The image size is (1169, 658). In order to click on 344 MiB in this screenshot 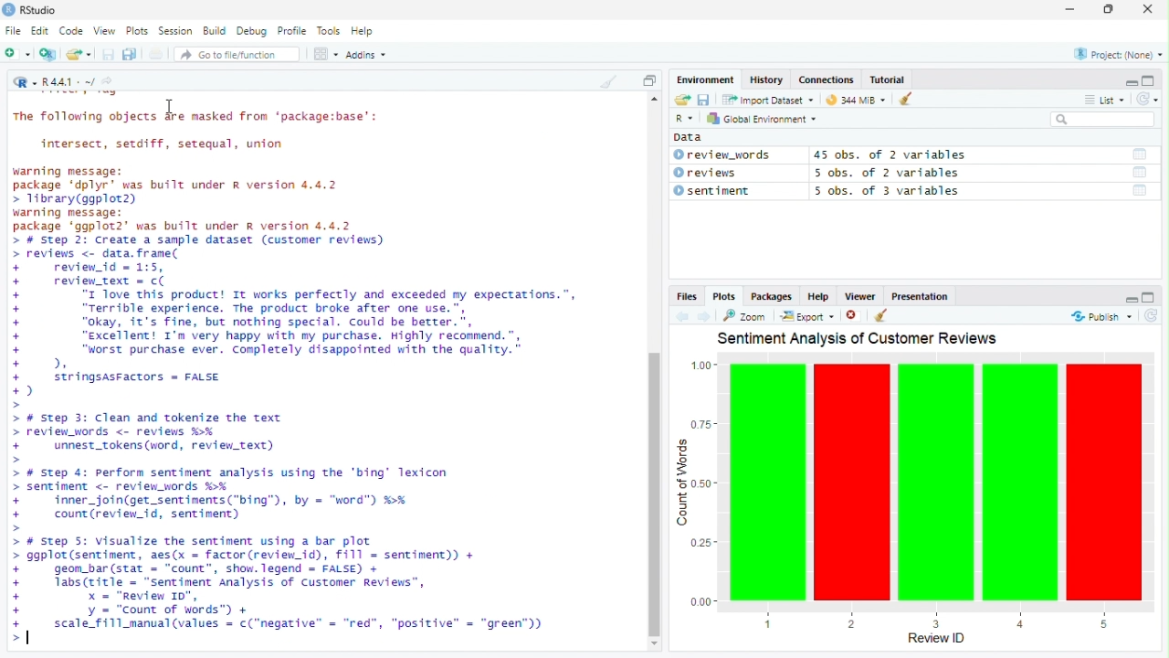, I will do `click(853, 98)`.